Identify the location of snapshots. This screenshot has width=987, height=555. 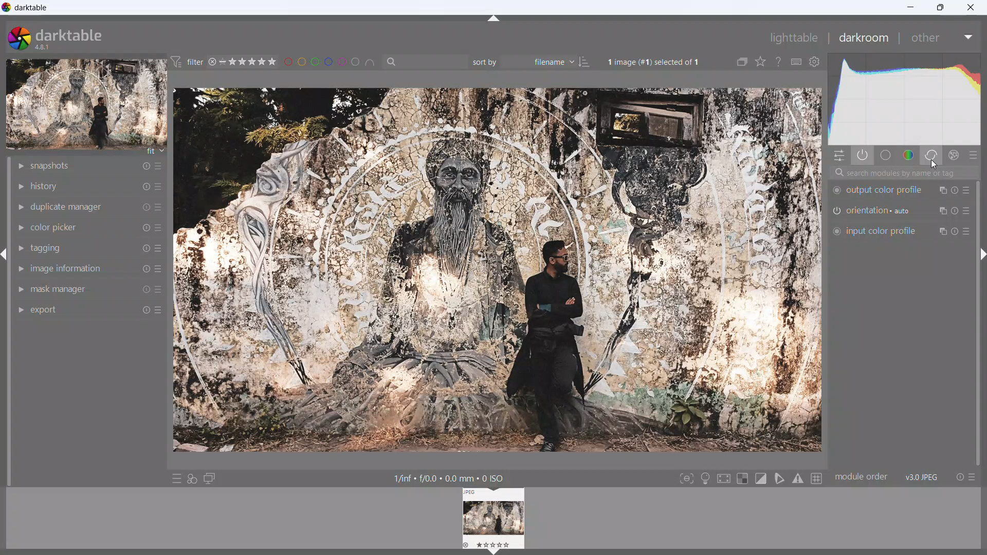
(50, 166).